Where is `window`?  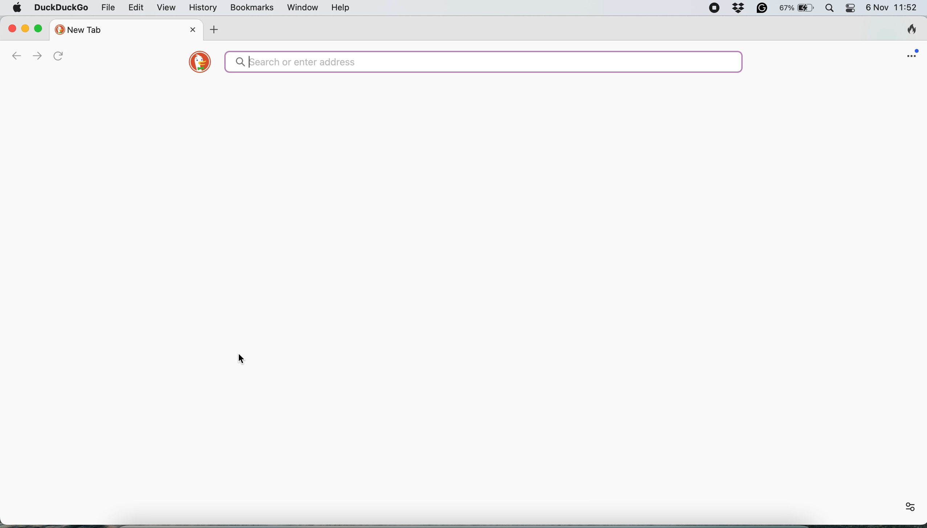 window is located at coordinates (300, 7).